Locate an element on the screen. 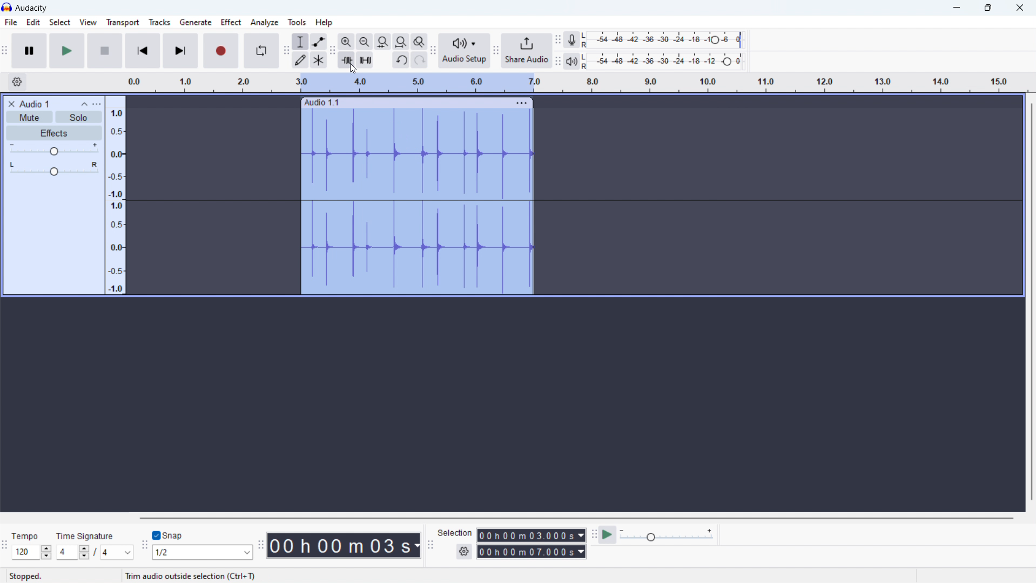 Image resolution: width=1036 pixels, height=583 pixels. silence audio selection is located at coordinates (365, 59).